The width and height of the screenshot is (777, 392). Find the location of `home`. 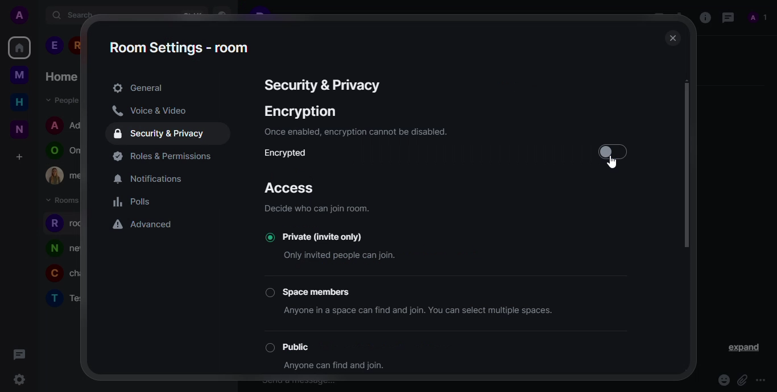

home is located at coordinates (61, 77).